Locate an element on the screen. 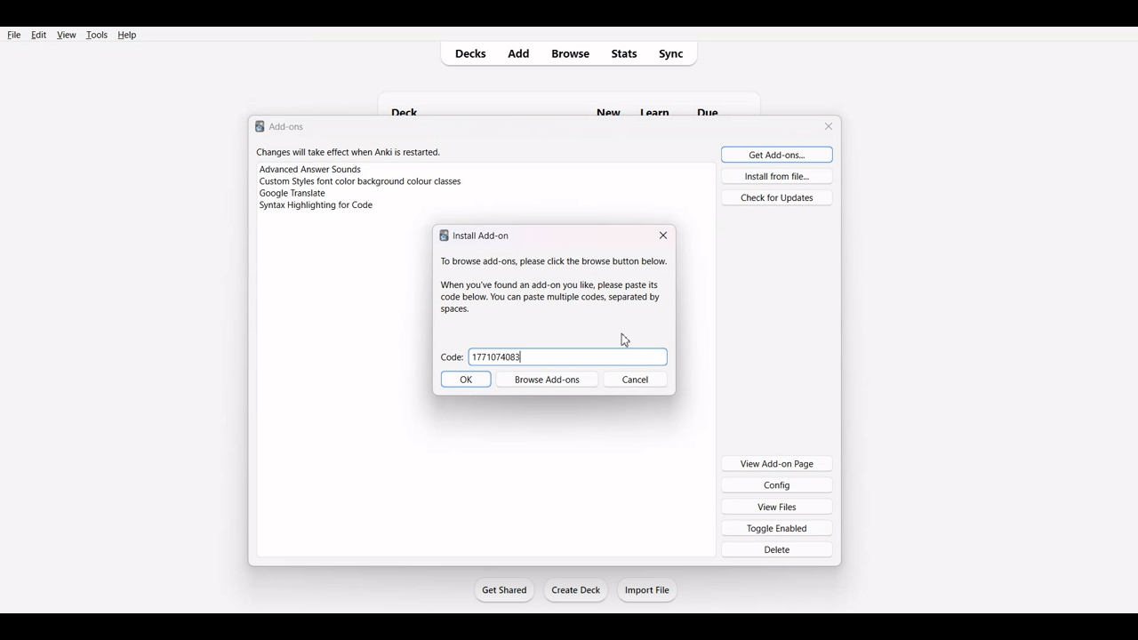  Number is located at coordinates (498, 356).